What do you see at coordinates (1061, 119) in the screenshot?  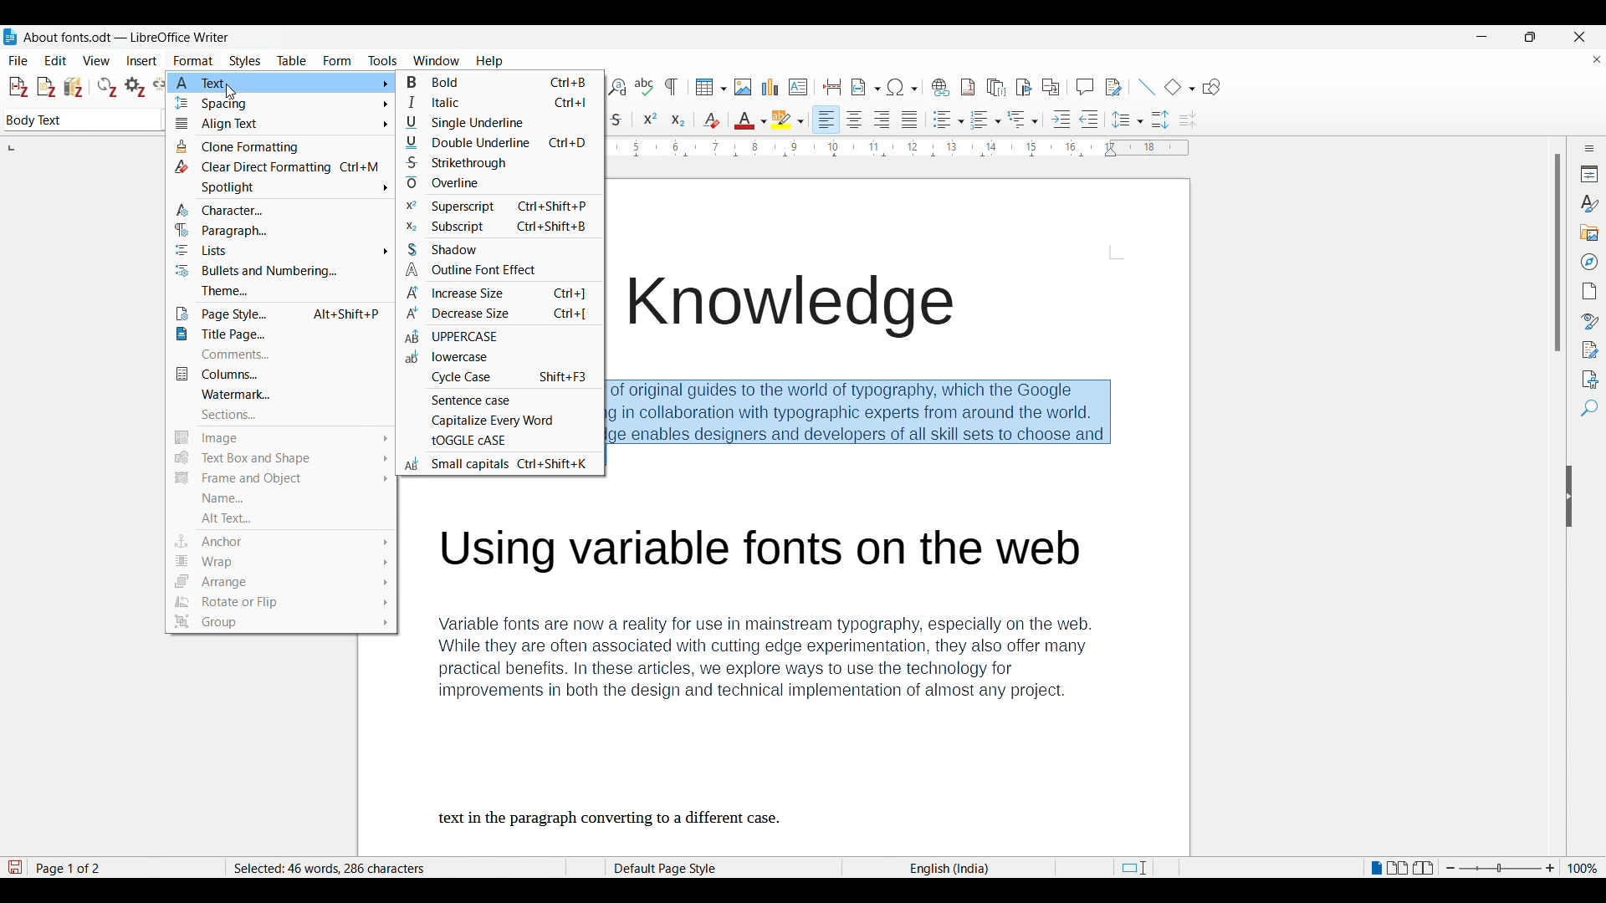 I see `Increase indent` at bounding box center [1061, 119].